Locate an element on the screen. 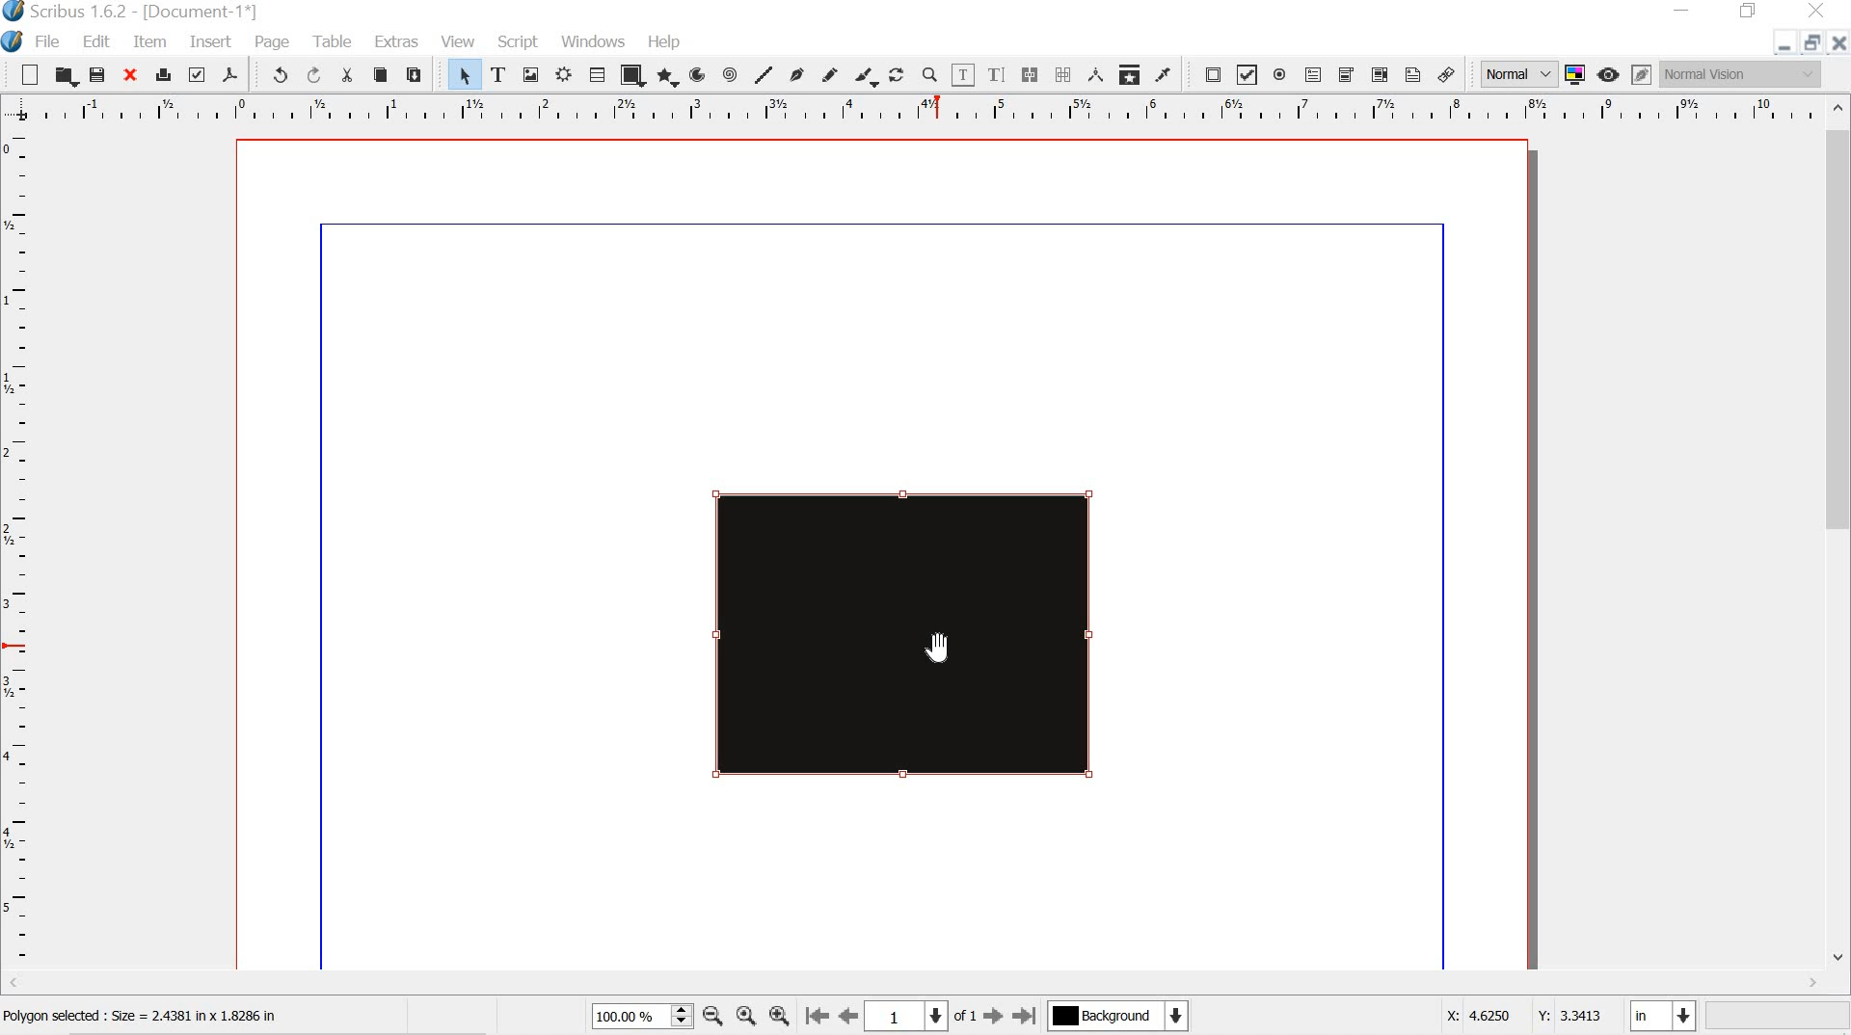 This screenshot has width=1851, height=1035. edit in preview mode is located at coordinates (1641, 72).